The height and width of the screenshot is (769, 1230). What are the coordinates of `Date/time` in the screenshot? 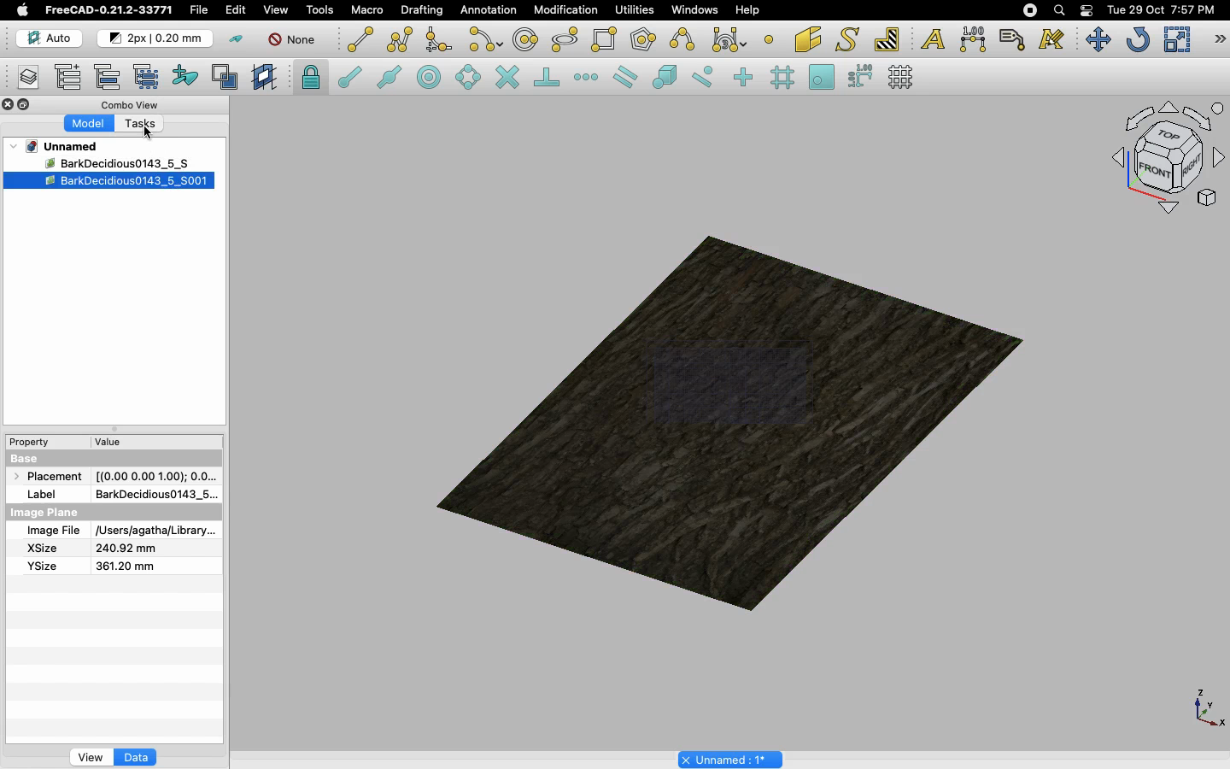 It's located at (1161, 9).